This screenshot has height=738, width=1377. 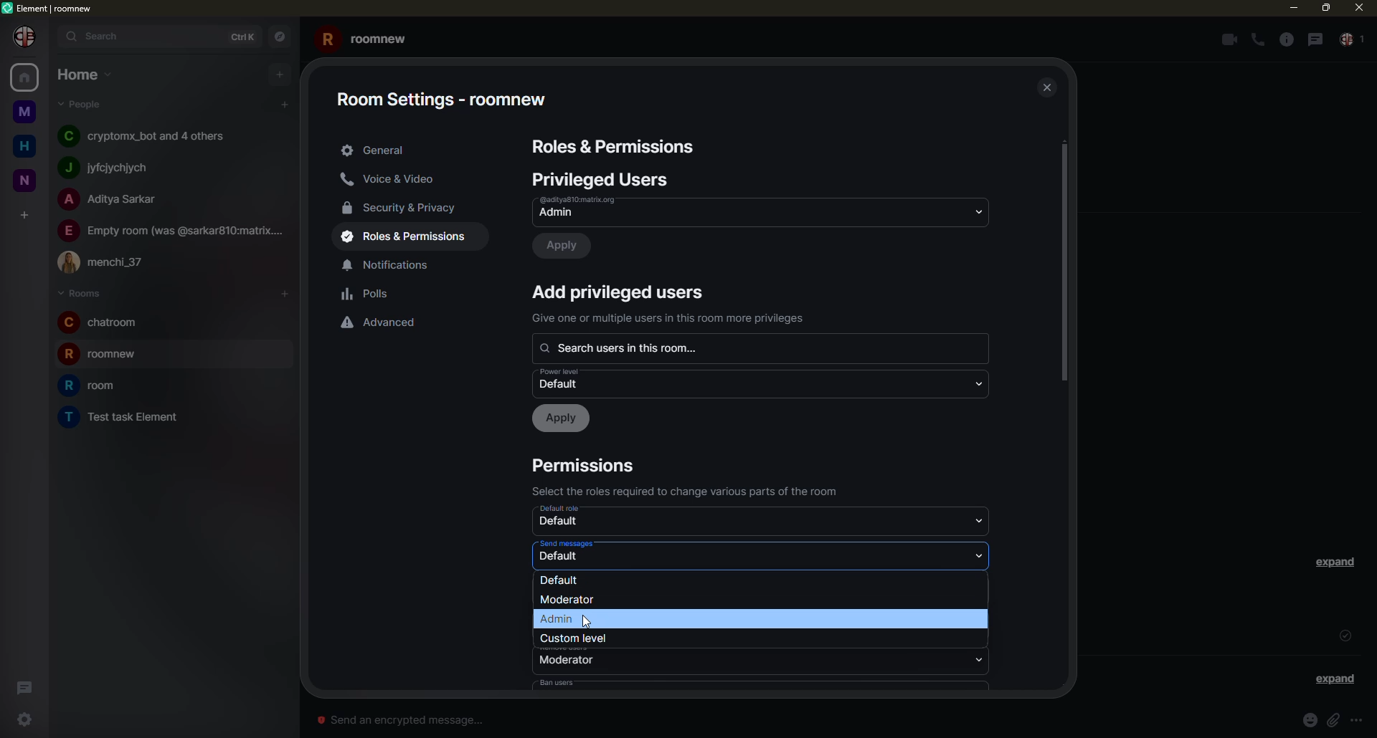 What do you see at coordinates (26, 37) in the screenshot?
I see `profile` at bounding box center [26, 37].